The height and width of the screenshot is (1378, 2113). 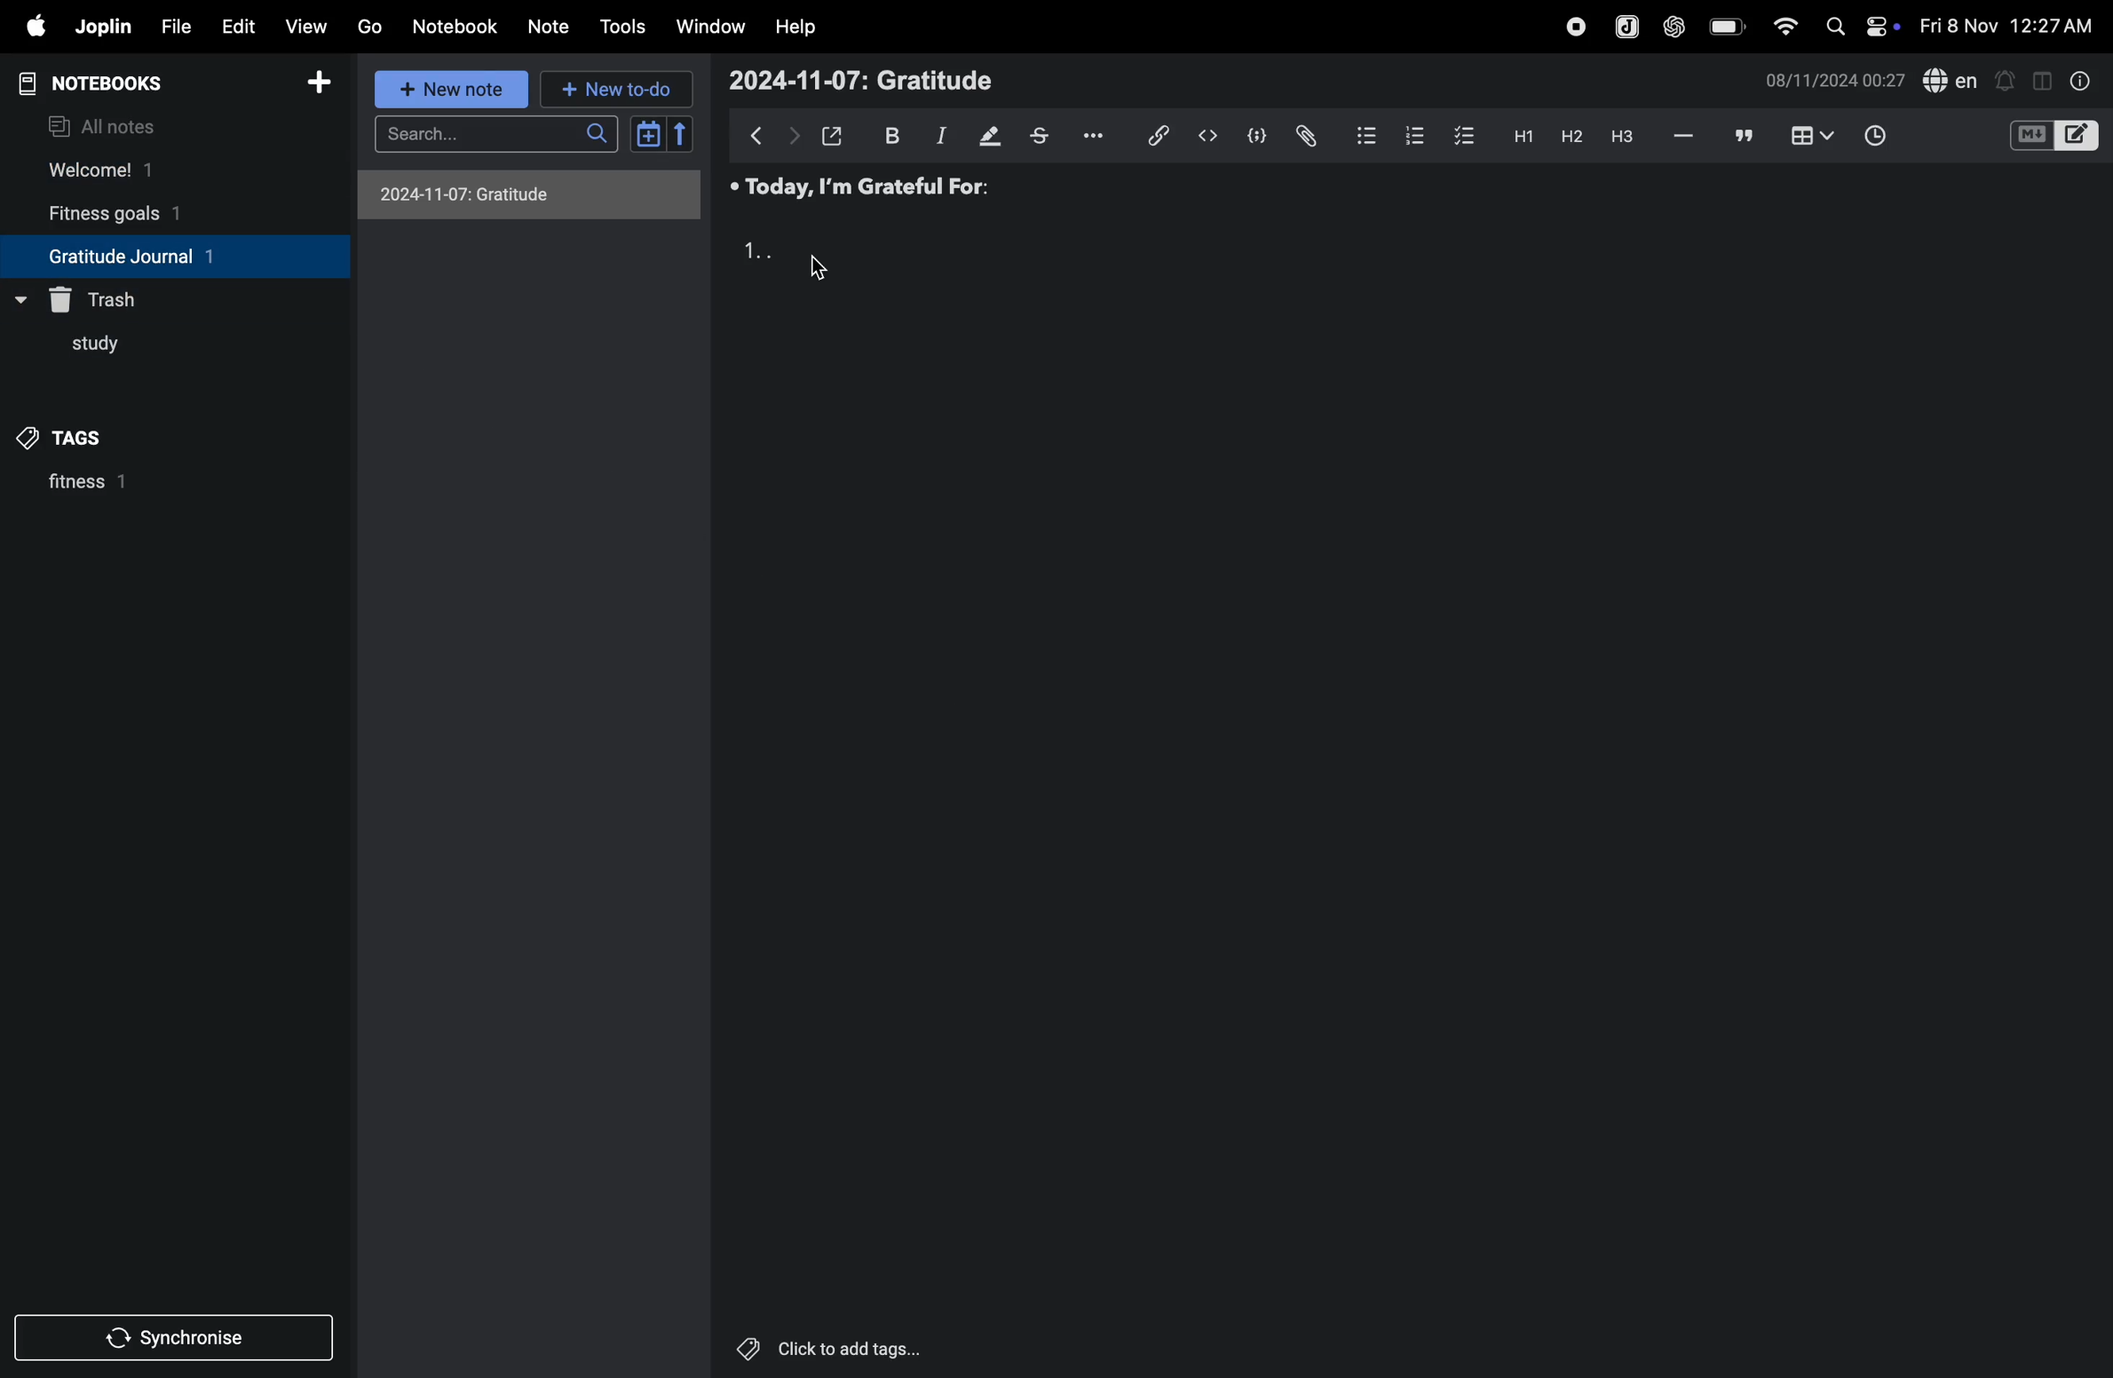 I want to click on add notebook, so click(x=311, y=83).